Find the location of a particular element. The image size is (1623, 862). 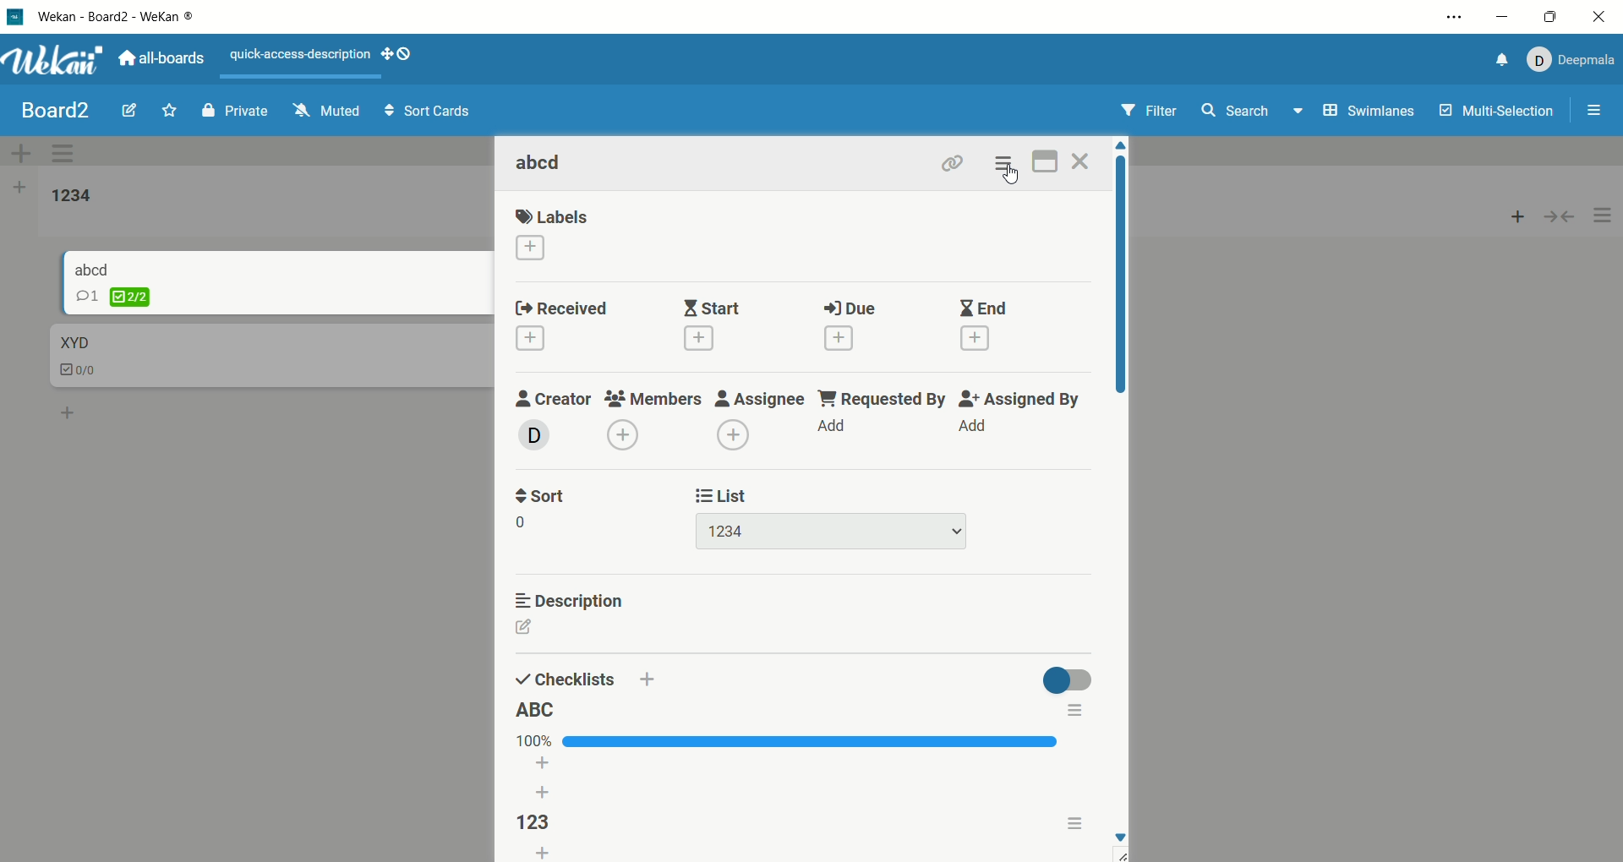

due is located at coordinates (850, 328).